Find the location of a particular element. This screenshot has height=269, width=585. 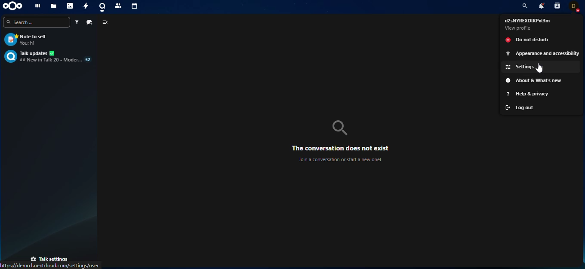

talk settings is located at coordinates (50, 258).